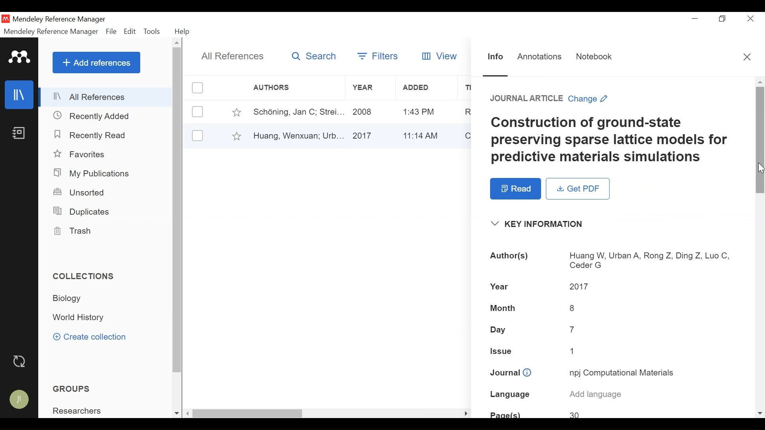  Describe the element at coordinates (92, 174) in the screenshot. I see `My Publications` at that location.